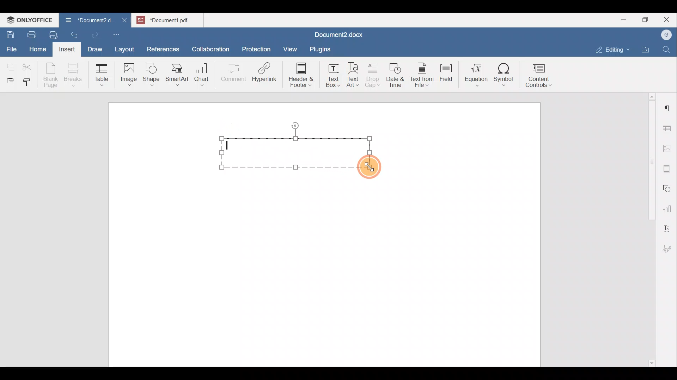 The height and width of the screenshot is (380, 677). I want to click on Table, so click(102, 73).